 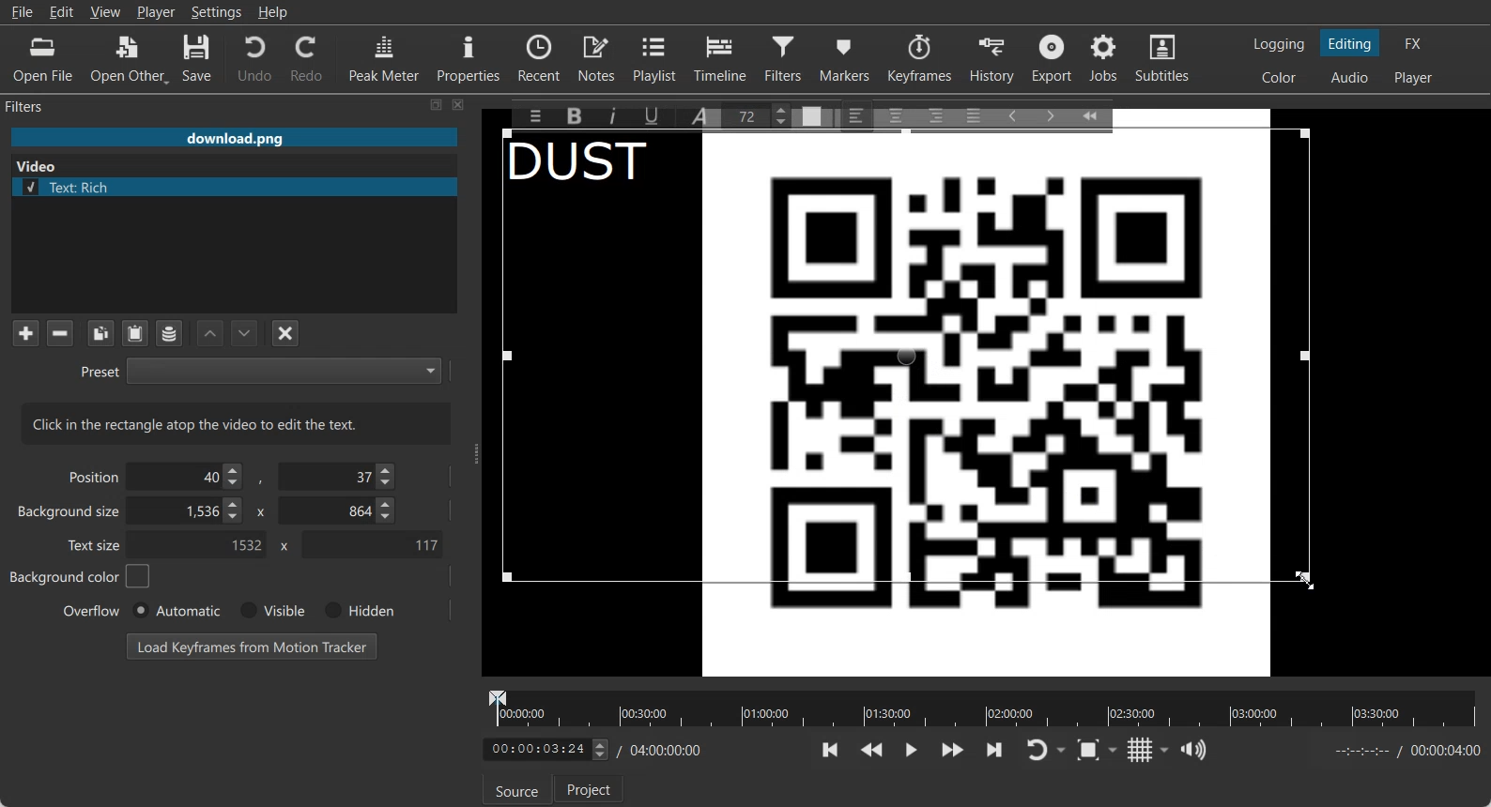 What do you see at coordinates (1090, 751) in the screenshot?
I see `Toggle Zoom` at bounding box center [1090, 751].